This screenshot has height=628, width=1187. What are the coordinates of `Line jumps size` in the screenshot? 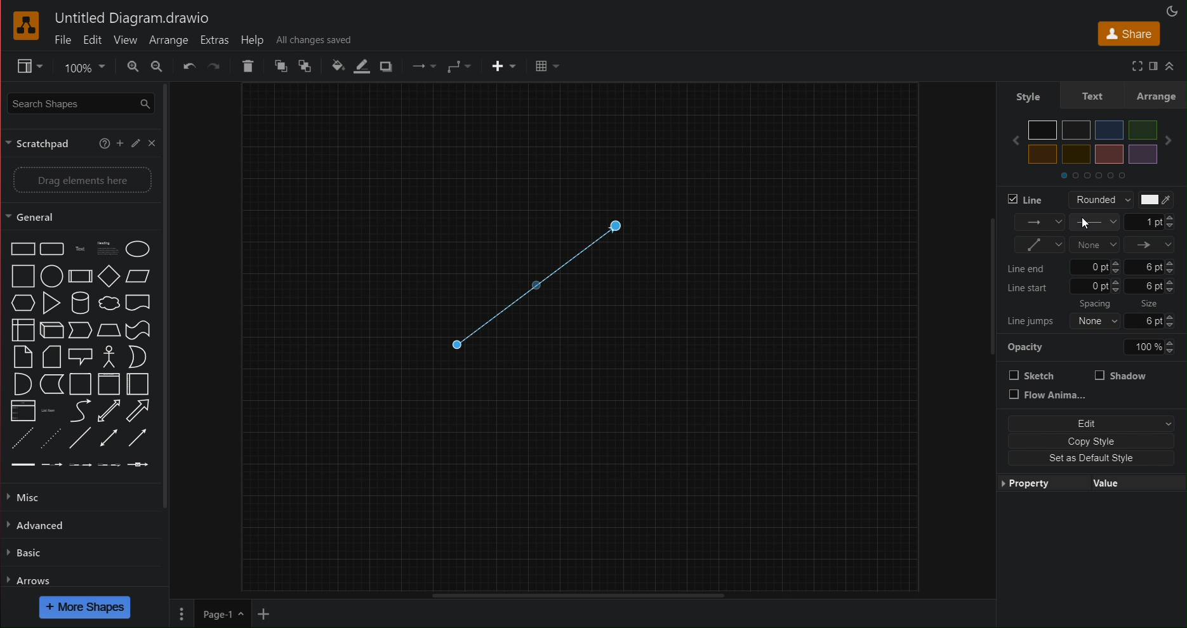 It's located at (1096, 320).